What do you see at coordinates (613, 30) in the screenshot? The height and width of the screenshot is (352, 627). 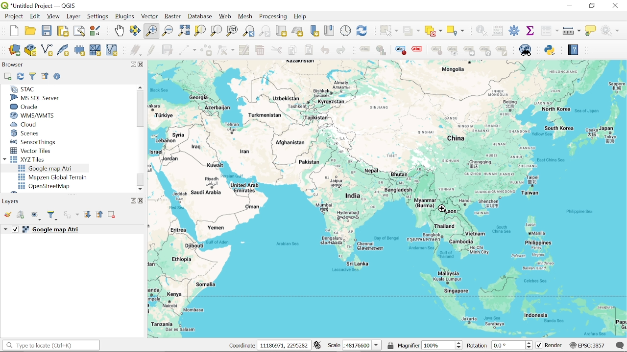 I see `Run feature action` at bounding box center [613, 30].